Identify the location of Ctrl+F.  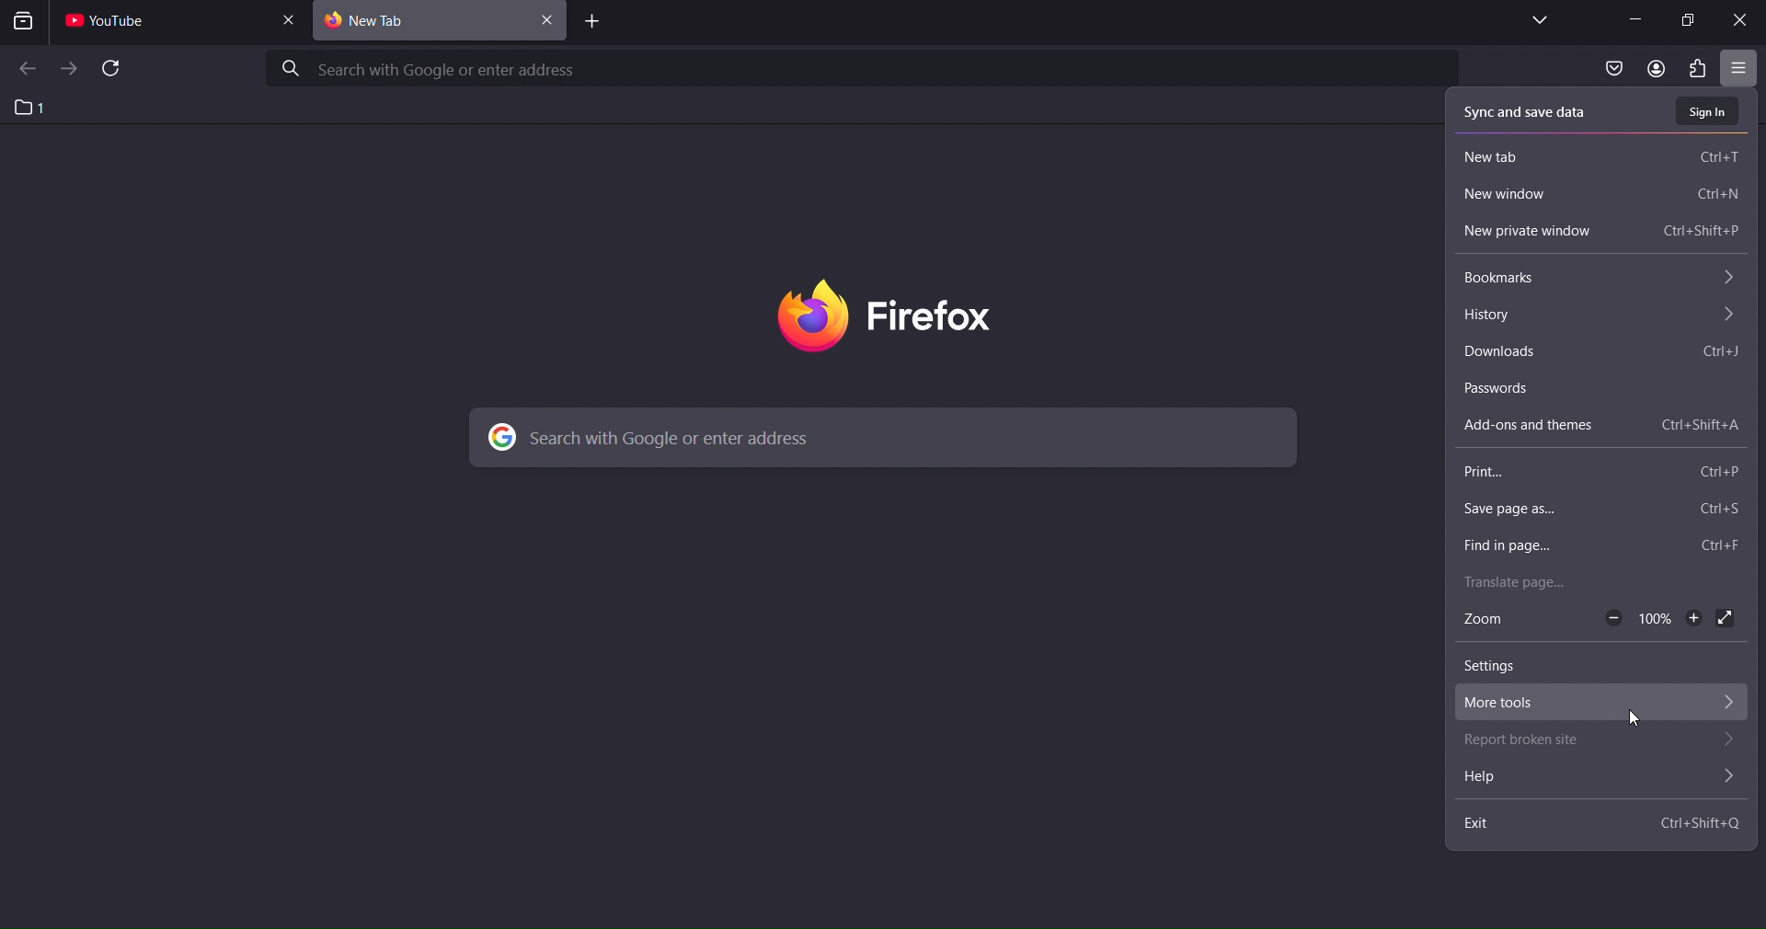
(1726, 545).